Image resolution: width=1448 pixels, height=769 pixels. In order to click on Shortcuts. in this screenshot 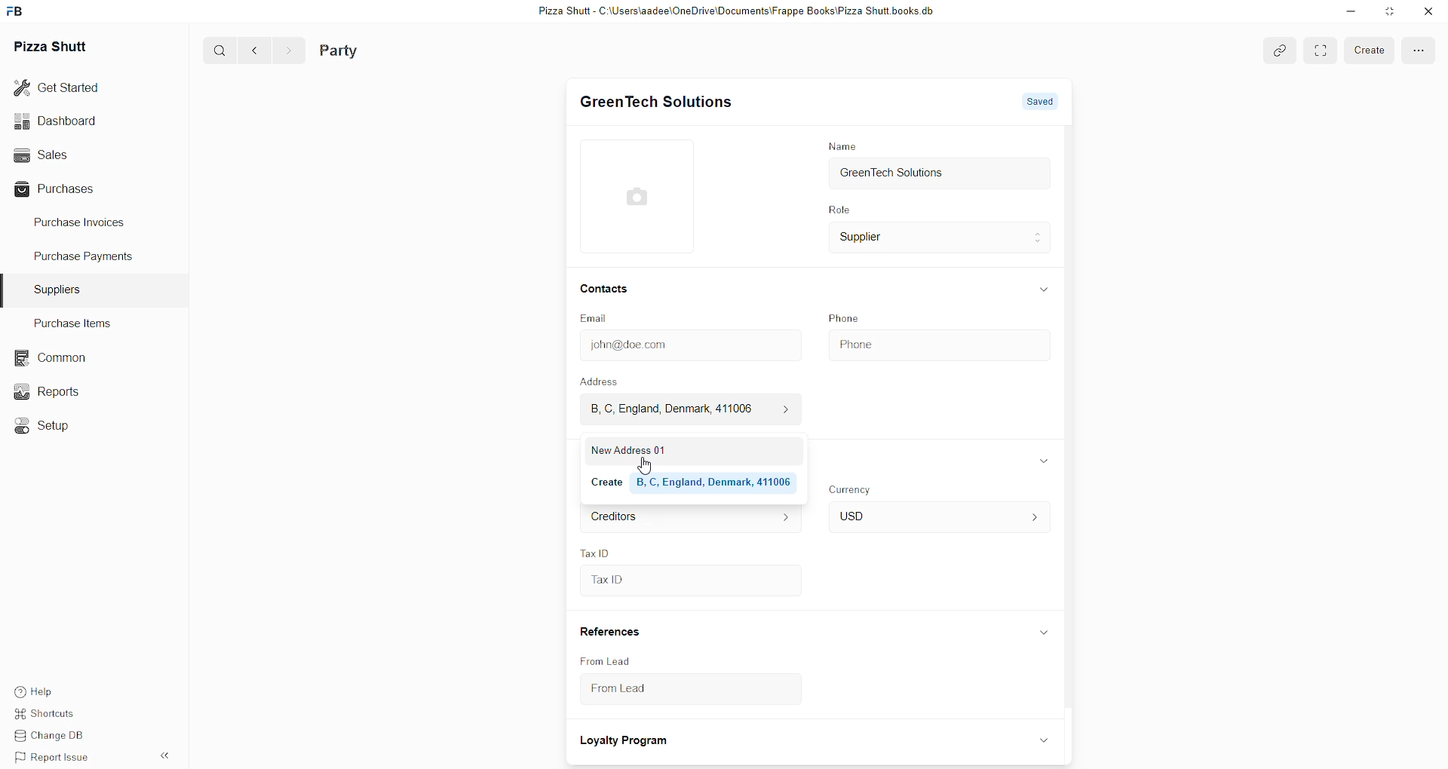, I will do `click(55, 716)`.